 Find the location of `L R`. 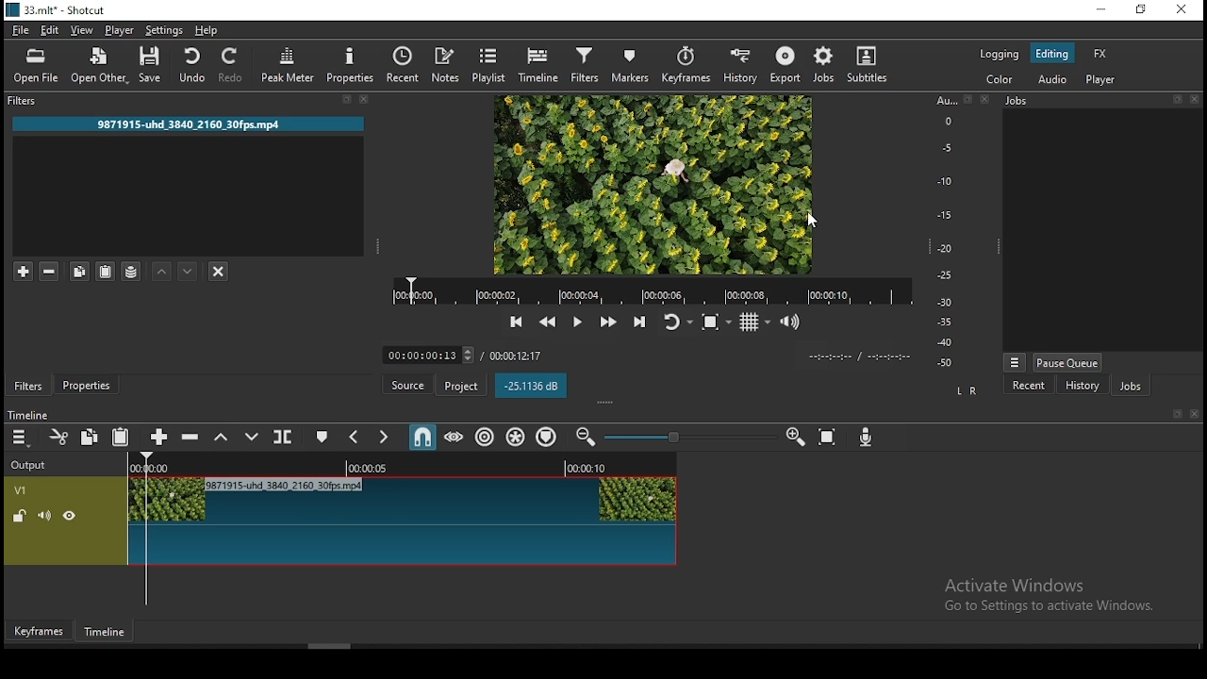

L R is located at coordinates (967, 391).